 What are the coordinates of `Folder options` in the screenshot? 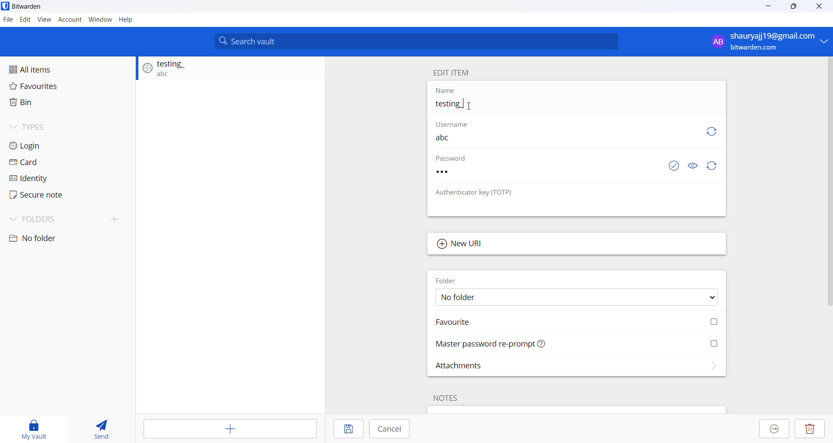 It's located at (572, 298).